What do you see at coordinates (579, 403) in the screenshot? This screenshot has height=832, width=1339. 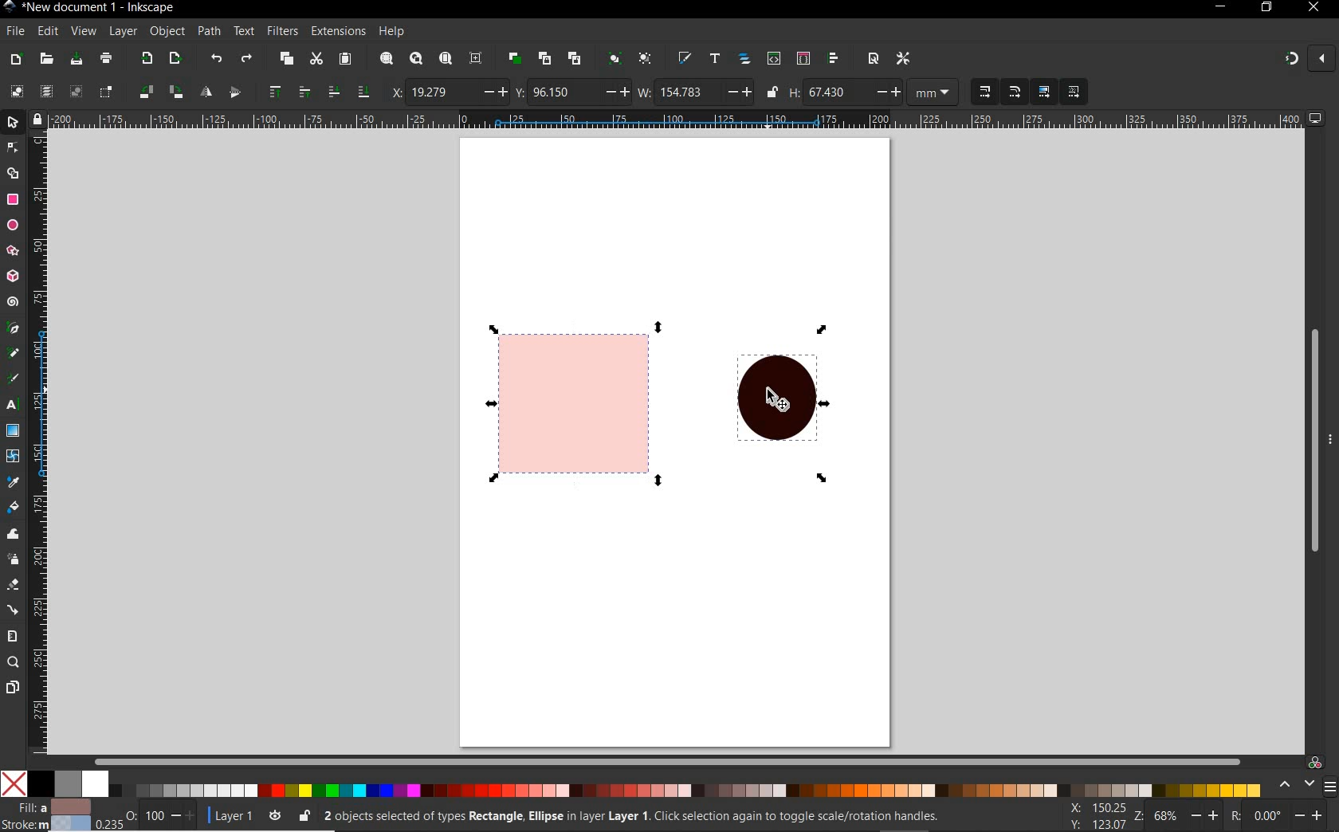 I see `shape selected` at bounding box center [579, 403].